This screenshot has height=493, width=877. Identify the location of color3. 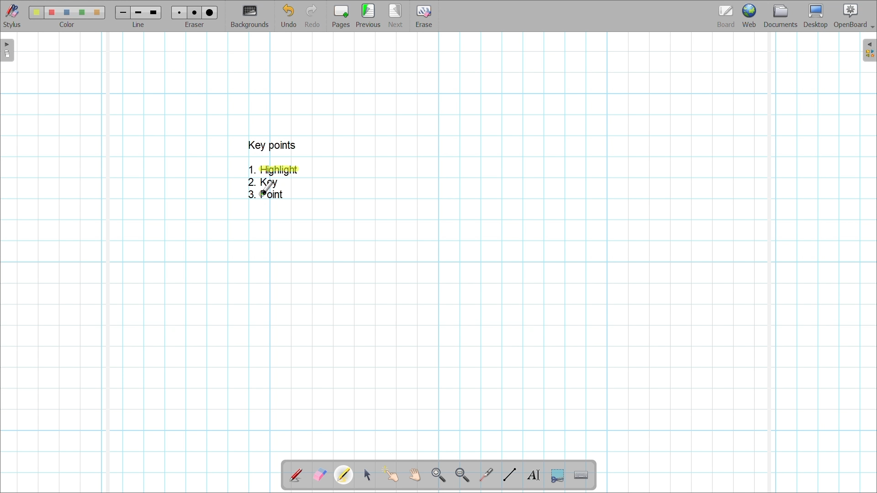
(67, 13).